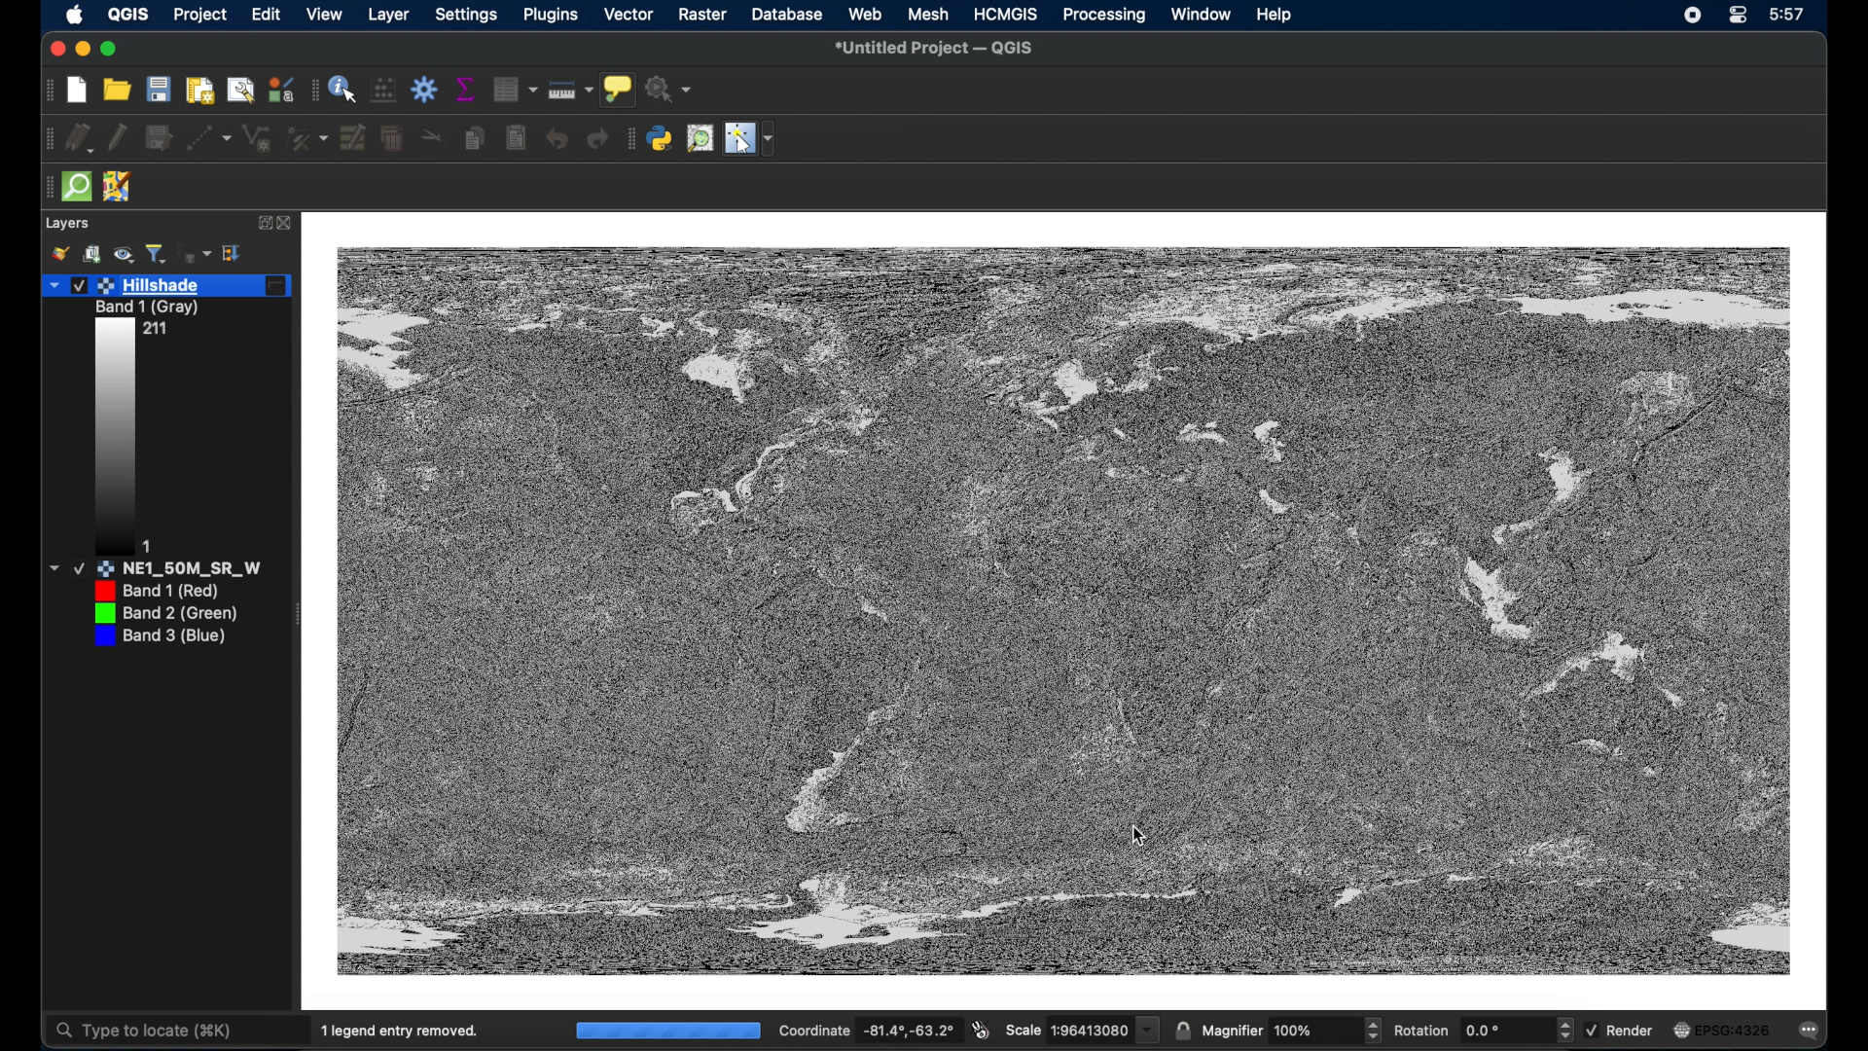 Image resolution: width=1868 pixels, height=1051 pixels. I want to click on mesh, so click(927, 15).